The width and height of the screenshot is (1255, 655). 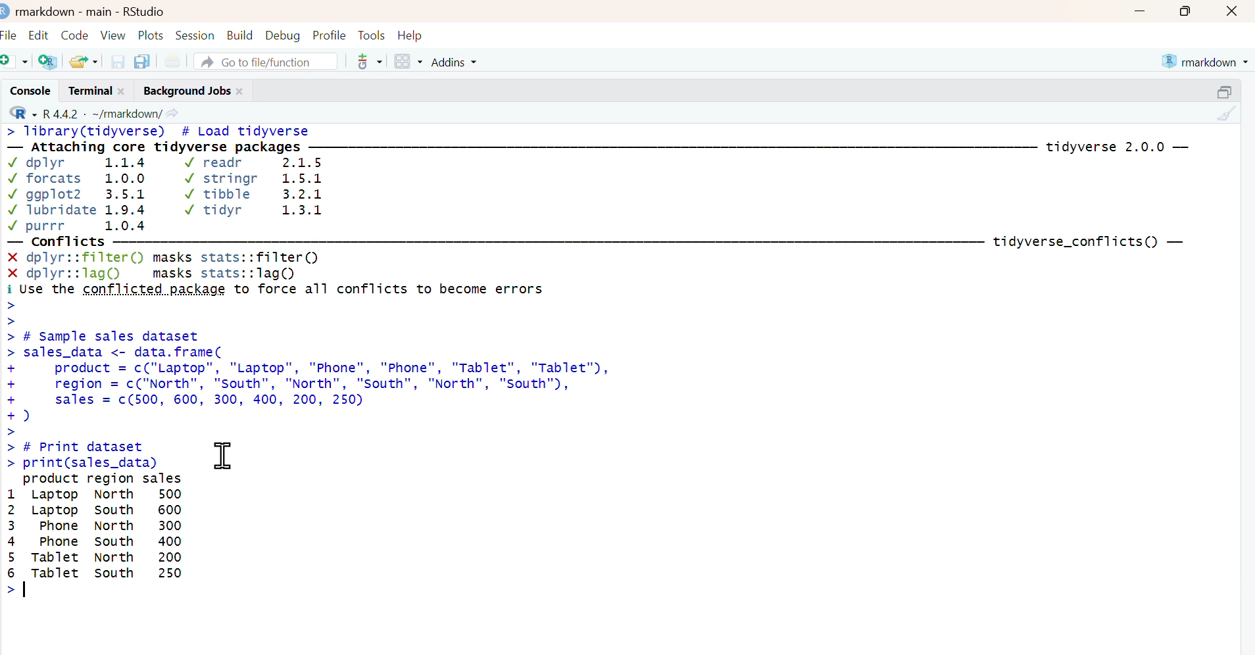 I want to click on clear console, so click(x=1228, y=112).